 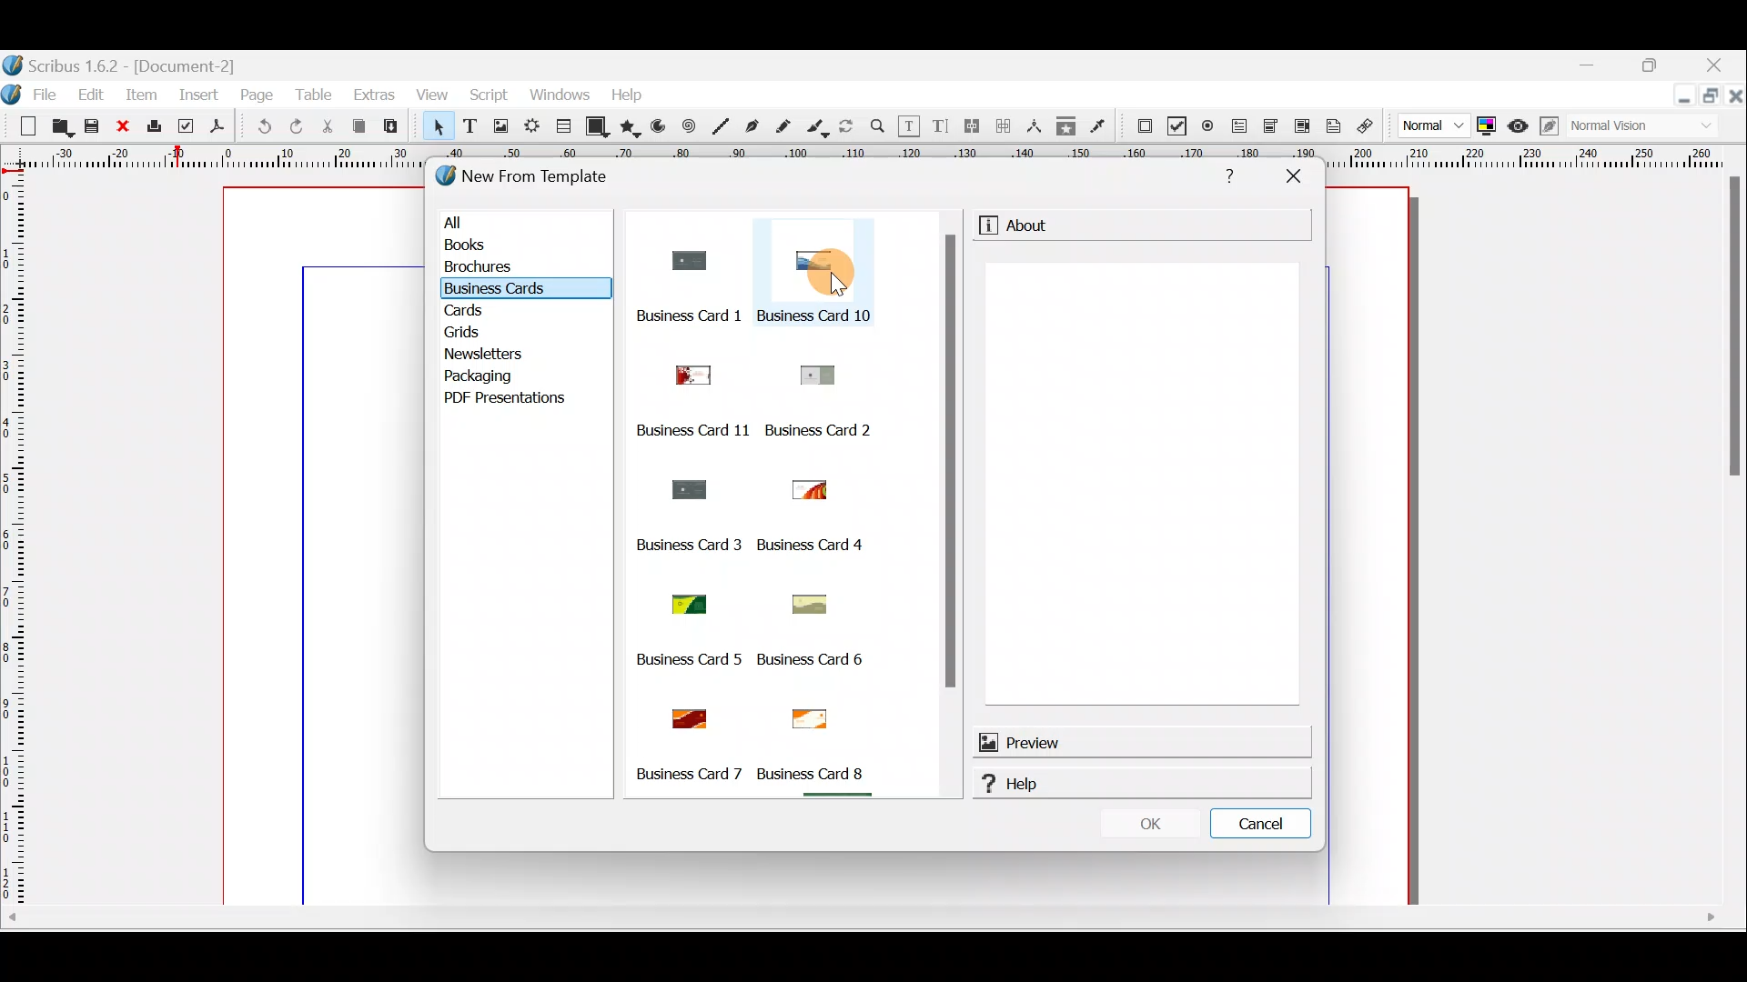 What do you see at coordinates (683, 370) in the screenshot?
I see `Business card image` at bounding box center [683, 370].